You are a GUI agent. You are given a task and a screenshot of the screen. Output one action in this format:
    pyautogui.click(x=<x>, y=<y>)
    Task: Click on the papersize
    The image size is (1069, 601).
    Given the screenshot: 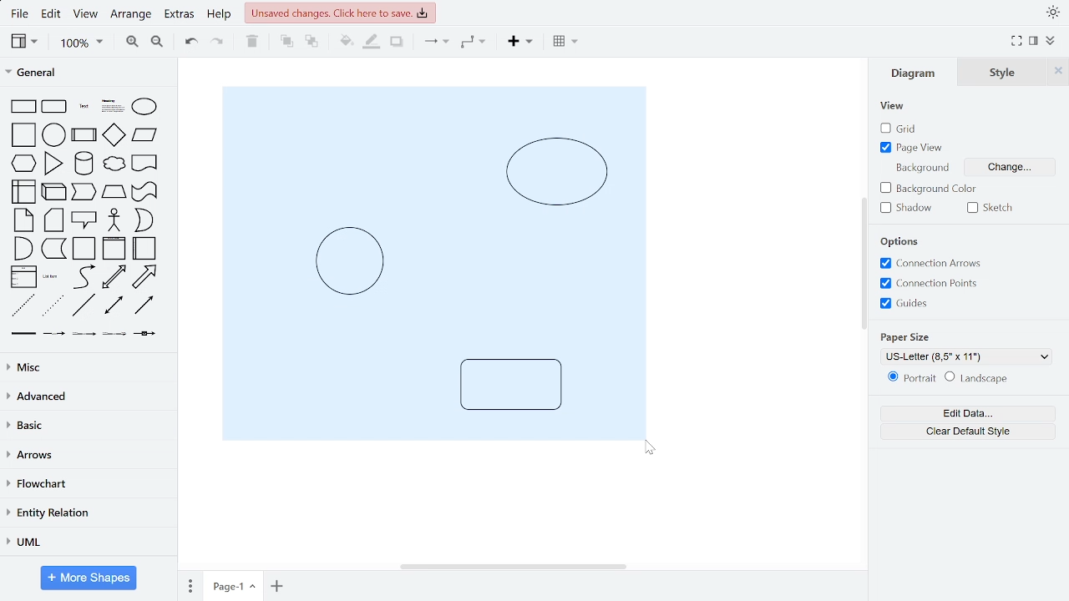 What is the action you would take?
    pyautogui.click(x=904, y=337)
    